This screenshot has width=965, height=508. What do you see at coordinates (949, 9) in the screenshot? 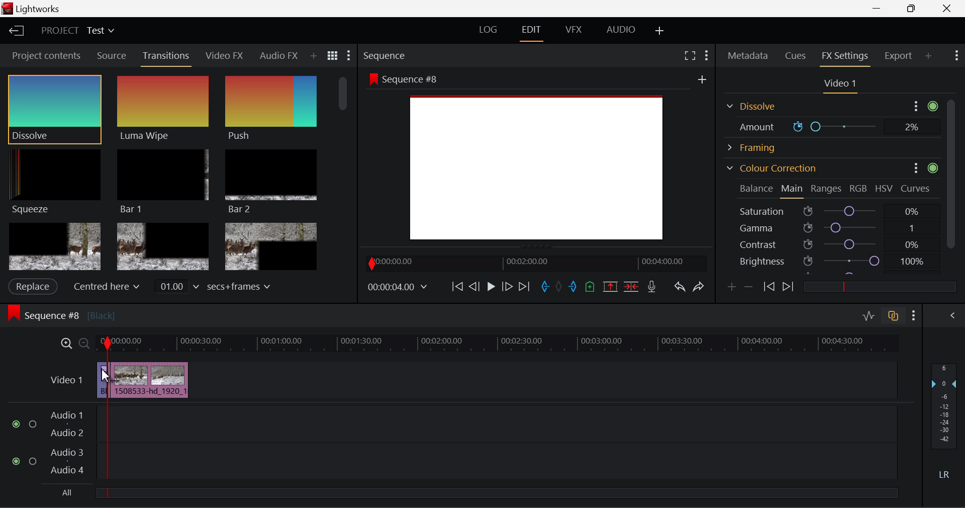
I see `Close` at bounding box center [949, 9].